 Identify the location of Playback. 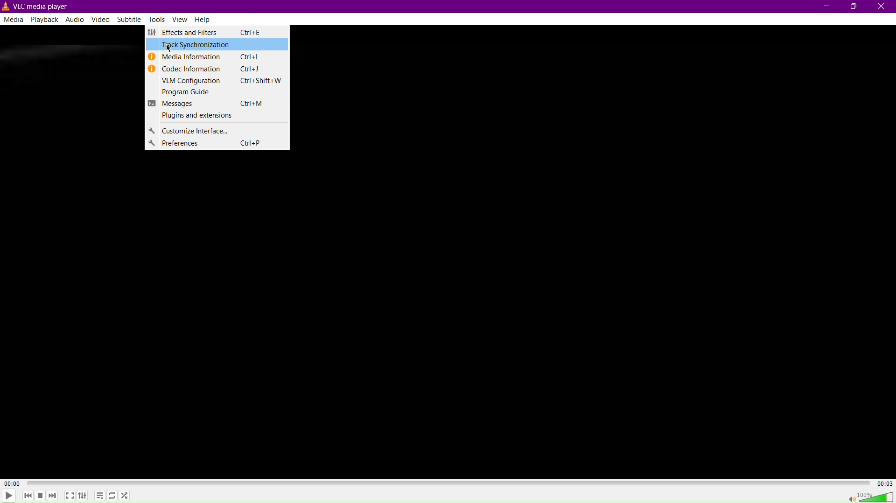
(45, 20).